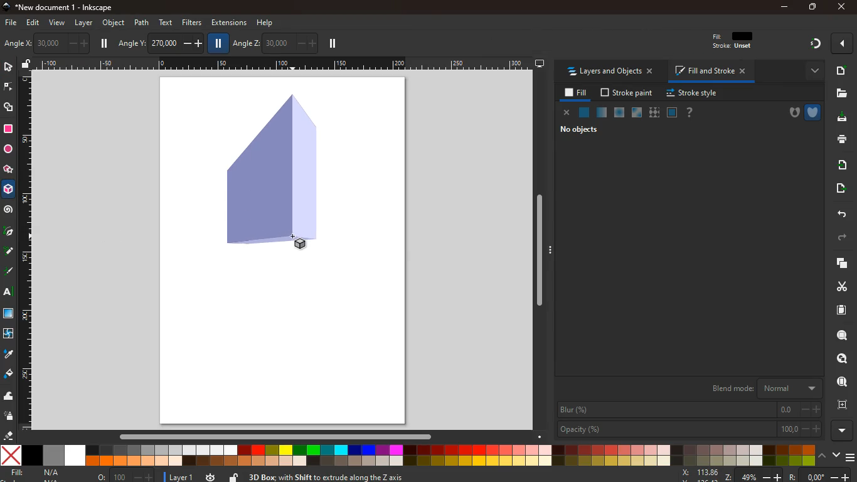  Describe the element at coordinates (839, 336) in the screenshot. I see `search` at that location.